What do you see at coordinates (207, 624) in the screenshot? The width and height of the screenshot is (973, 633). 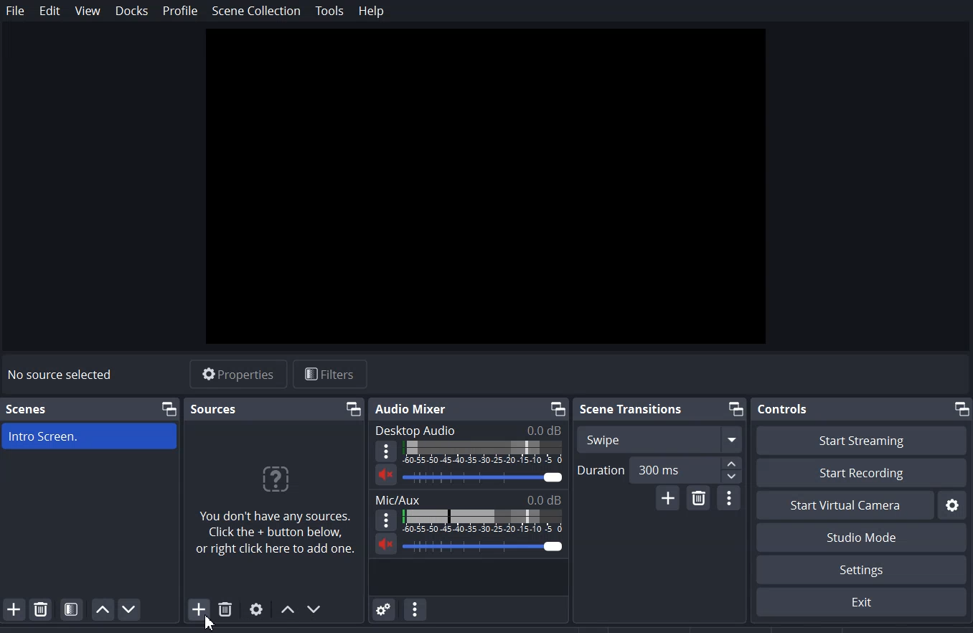 I see `Cursor` at bounding box center [207, 624].